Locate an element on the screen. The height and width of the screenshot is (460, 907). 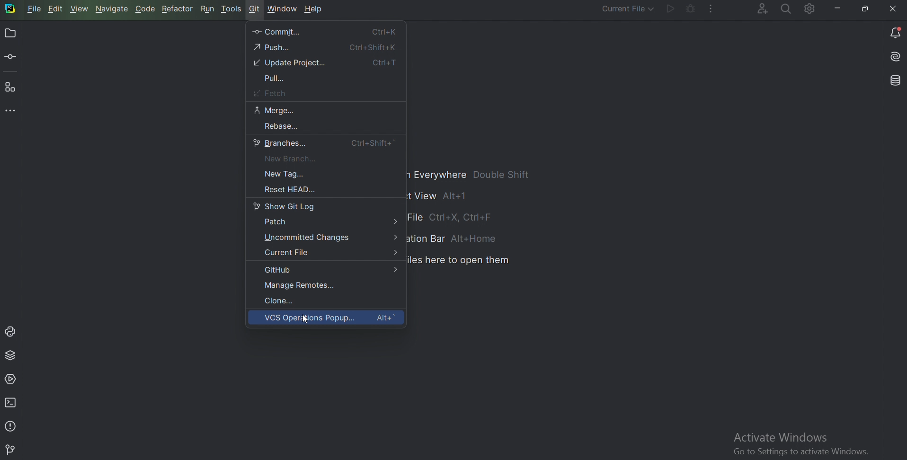
Terminal is located at coordinates (12, 402).